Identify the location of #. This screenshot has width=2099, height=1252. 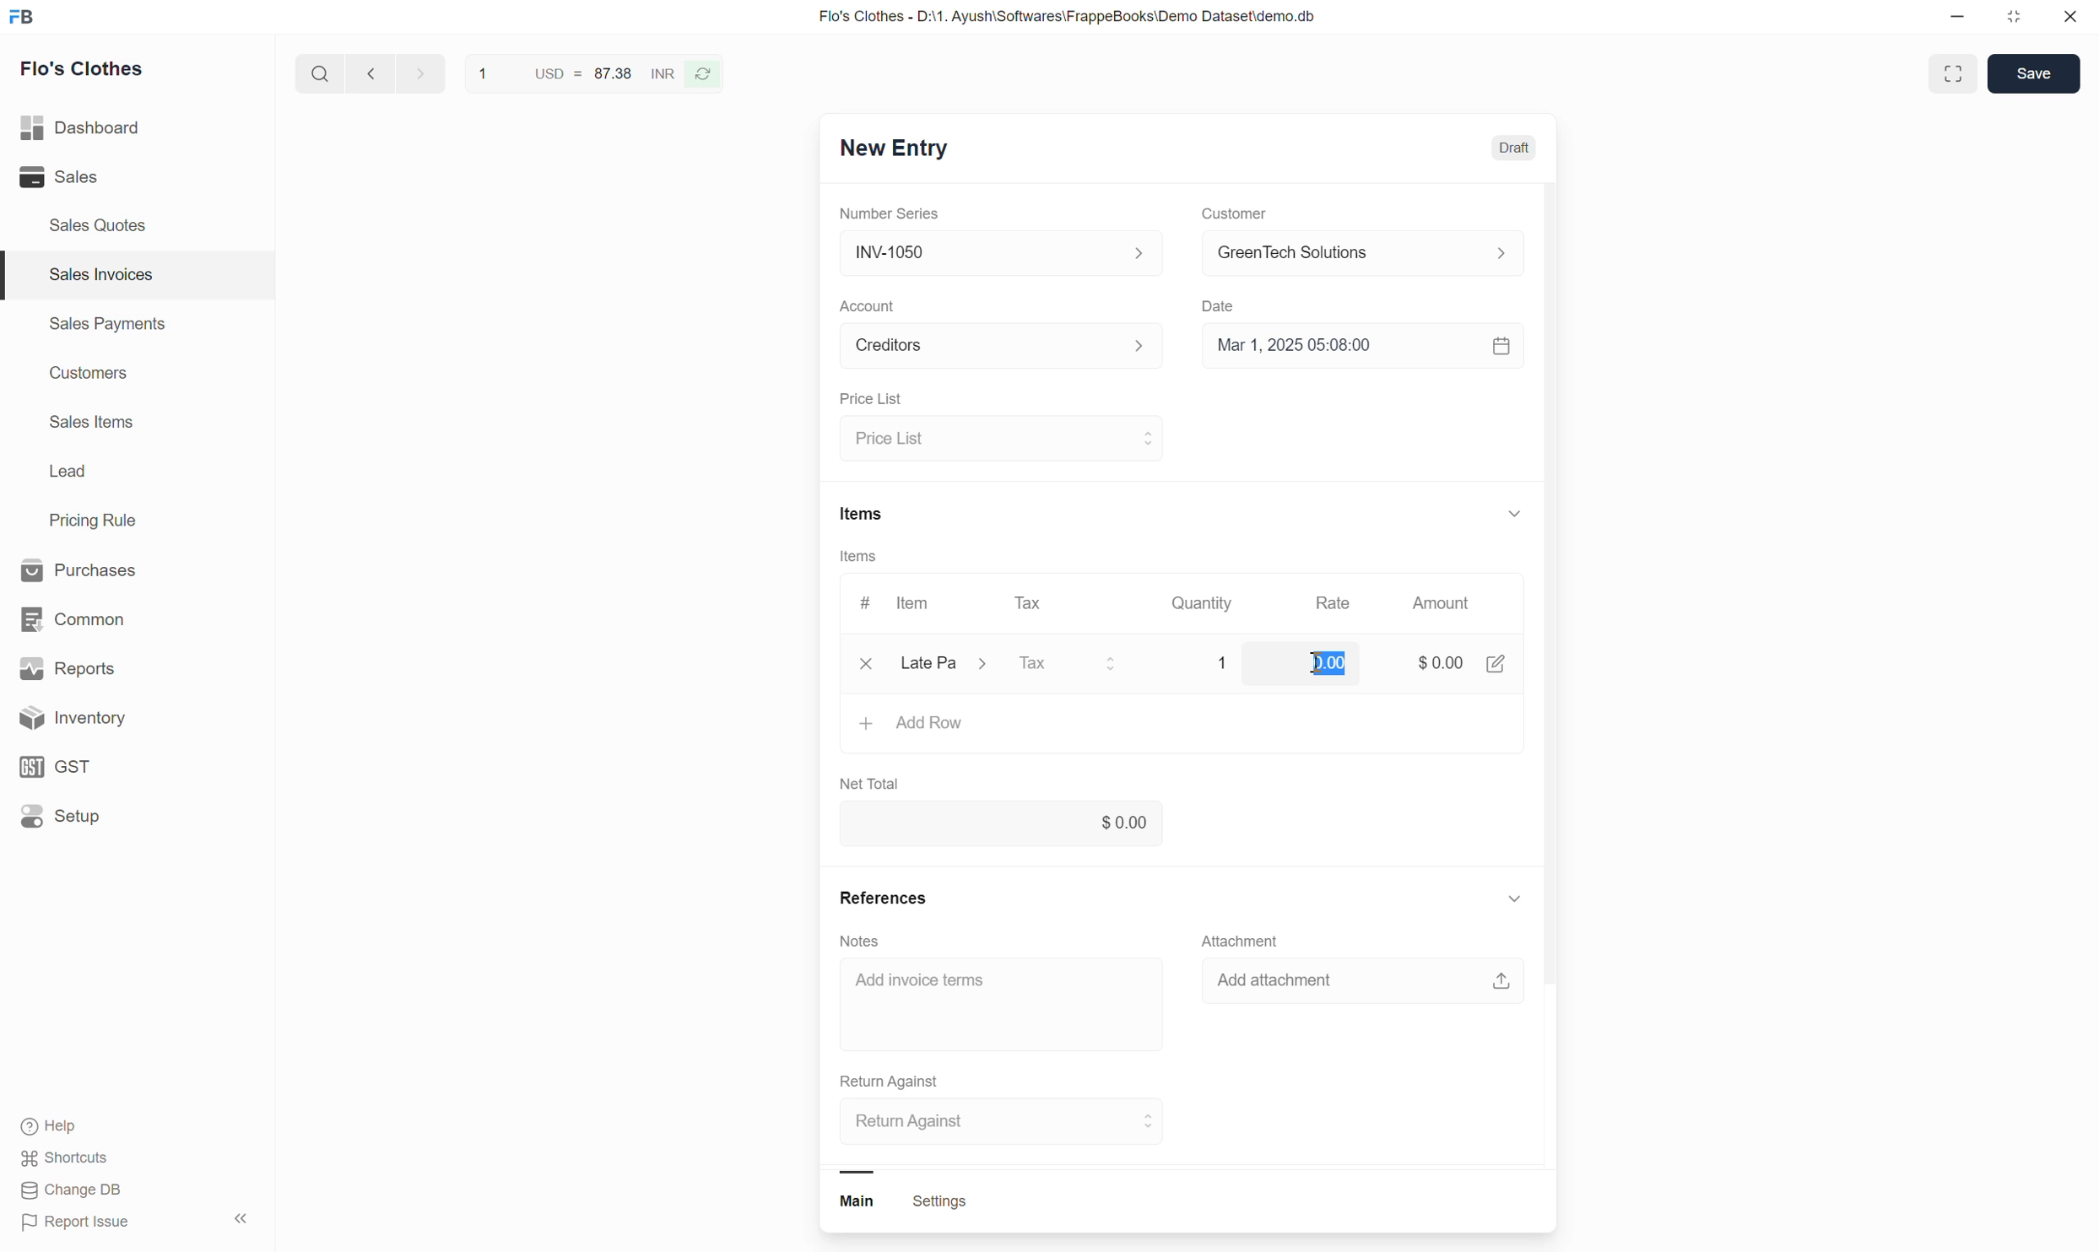
(860, 603).